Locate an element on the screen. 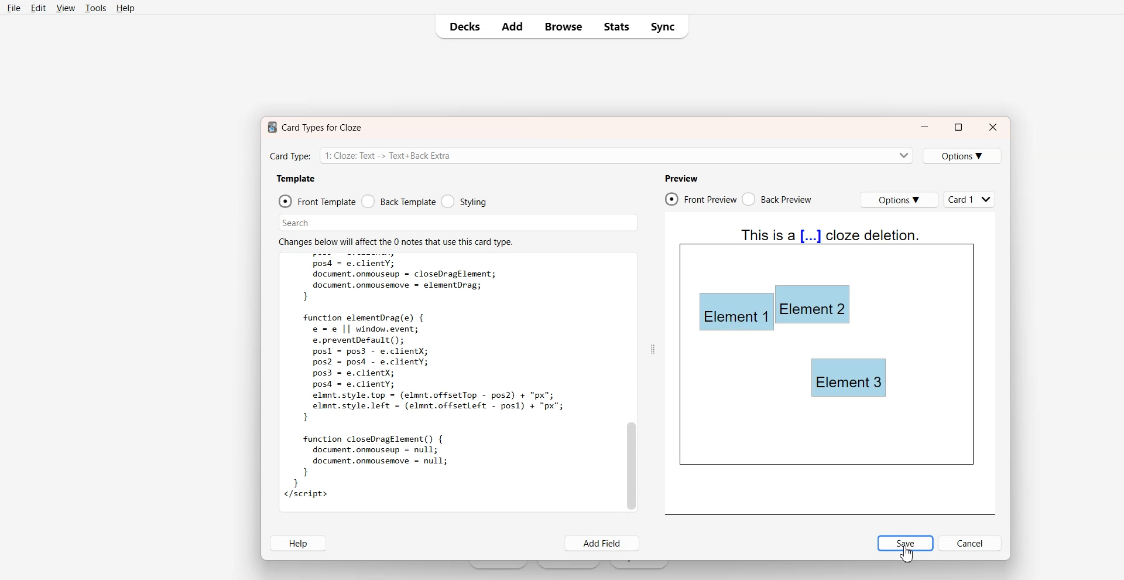 The width and height of the screenshot is (1124, 580). Tools is located at coordinates (95, 8).